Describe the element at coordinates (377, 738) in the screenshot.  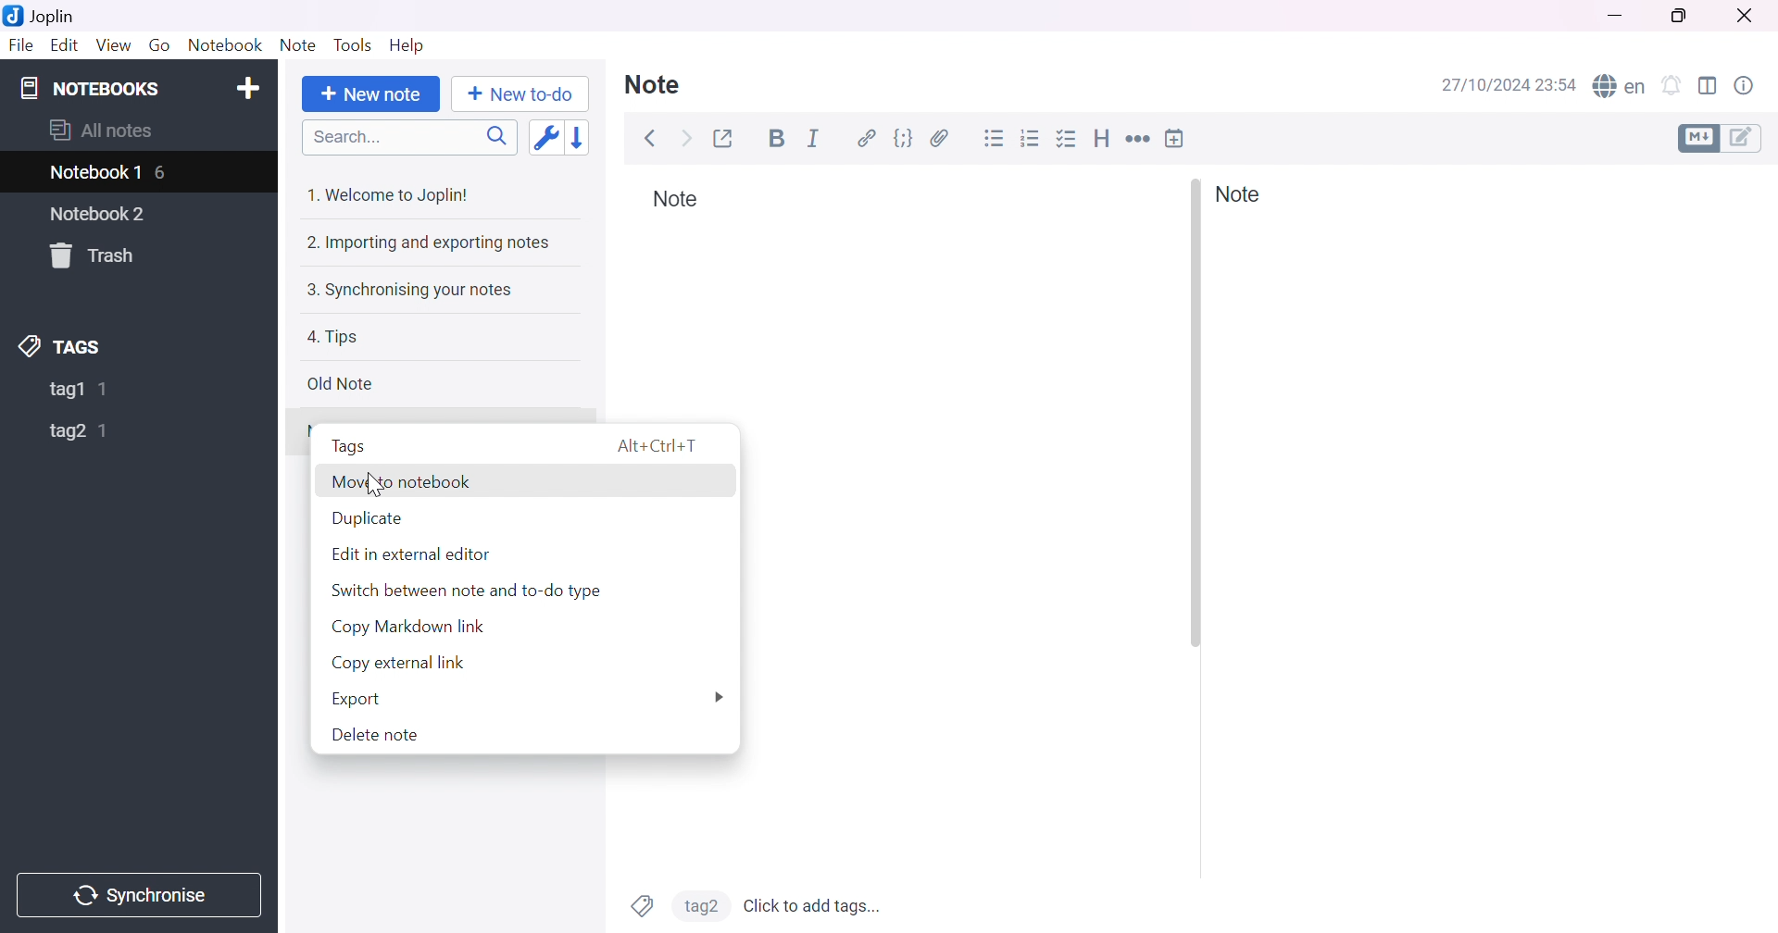
I see `Delete note` at that location.